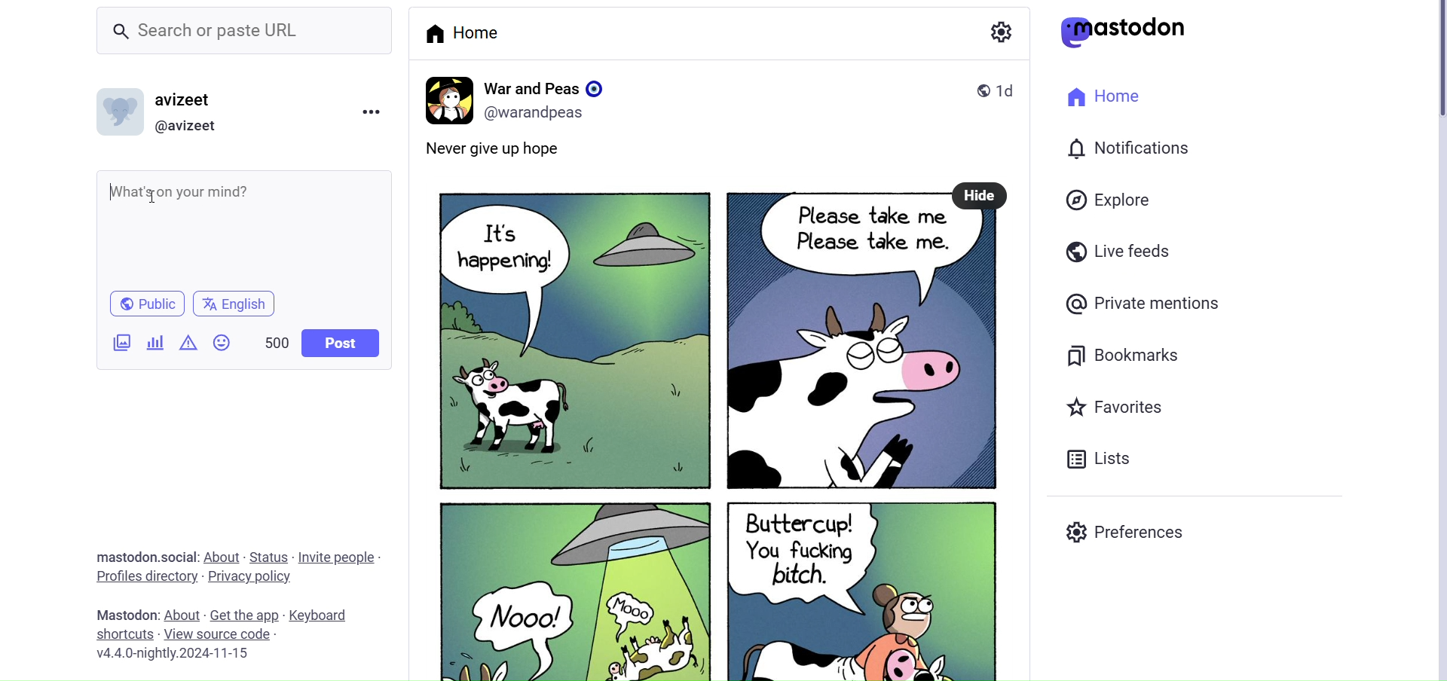  Describe the element at coordinates (1127, 534) in the screenshot. I see `Preferences` at that location.